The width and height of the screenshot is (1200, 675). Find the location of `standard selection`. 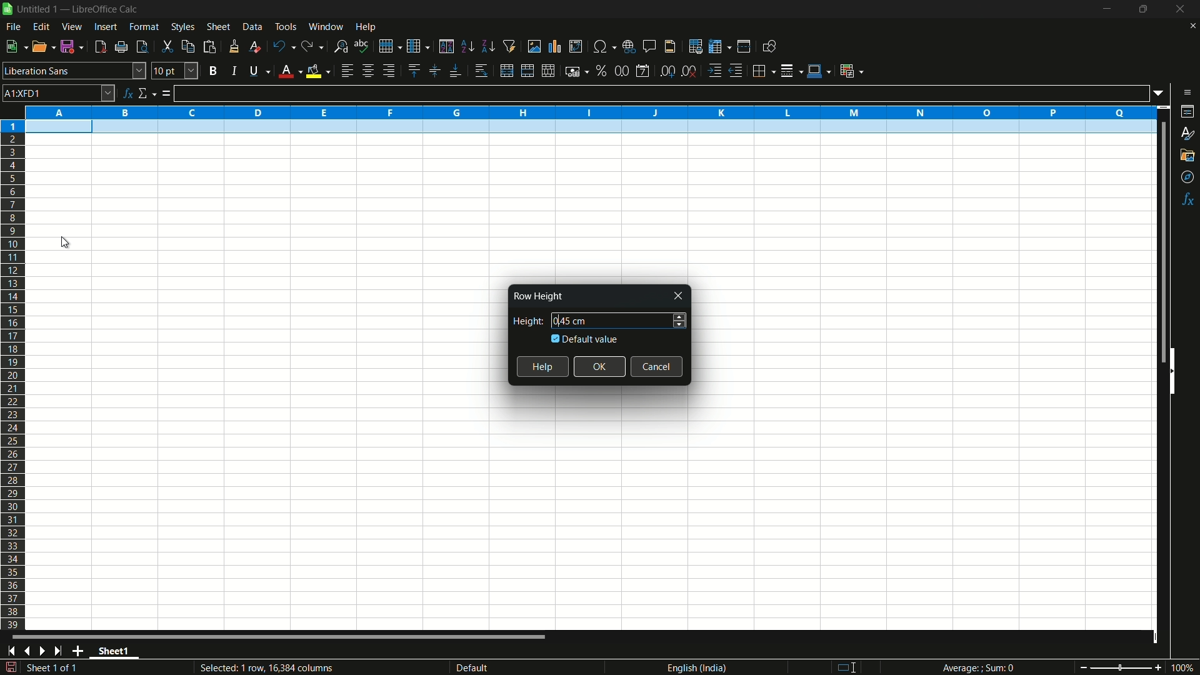

standard selection is located at coordinates (851, 667).